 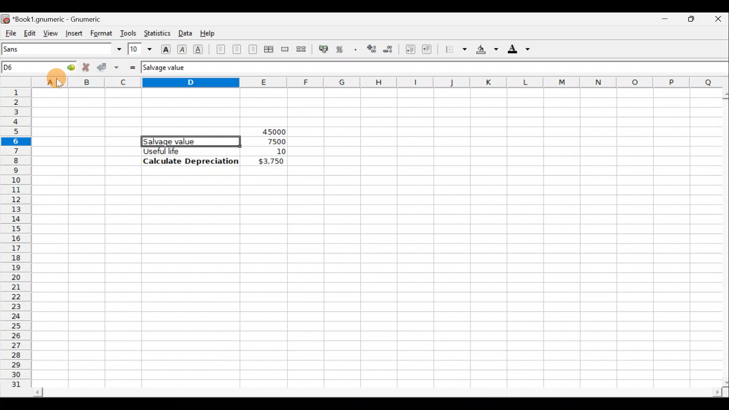 What do you see at coordinates (356, 49) in the screenshot?
I see `Include thousands separator` at bounding box center [356, 49].